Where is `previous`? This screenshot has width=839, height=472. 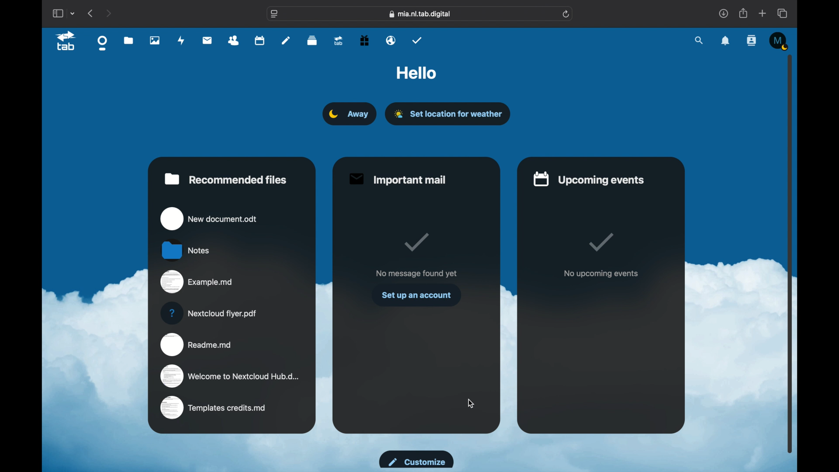 previous is located at coordinates (90, 13).